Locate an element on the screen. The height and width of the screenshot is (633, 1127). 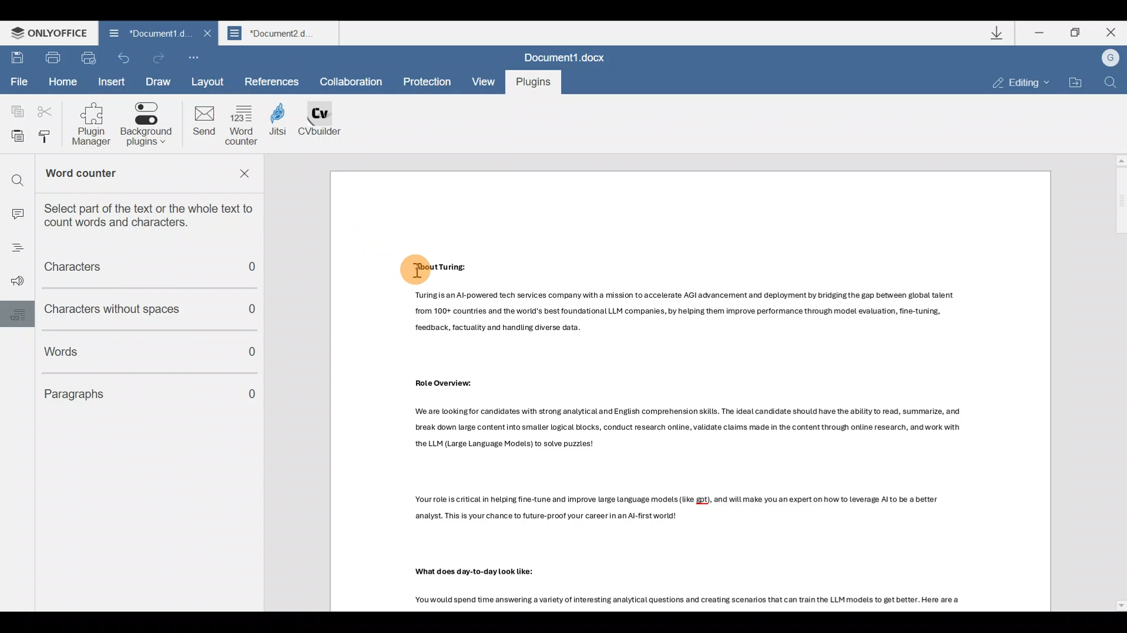
Insert is located at coordinates (113, 82).